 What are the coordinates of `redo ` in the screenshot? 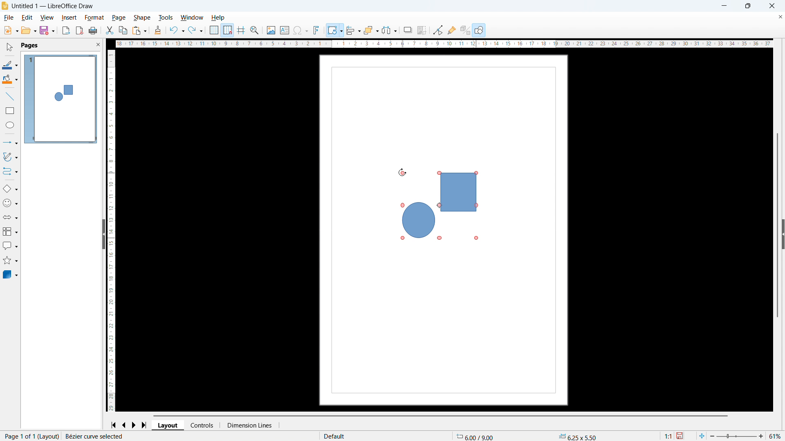 It's located at (196, 30).